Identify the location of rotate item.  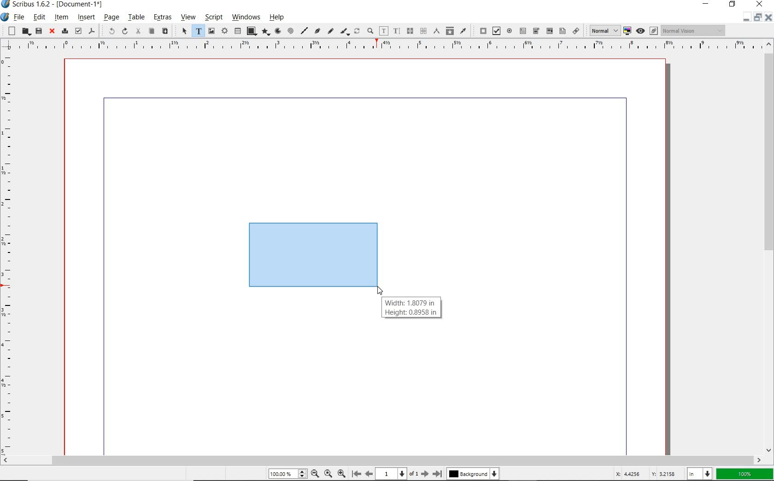
(357, 32).